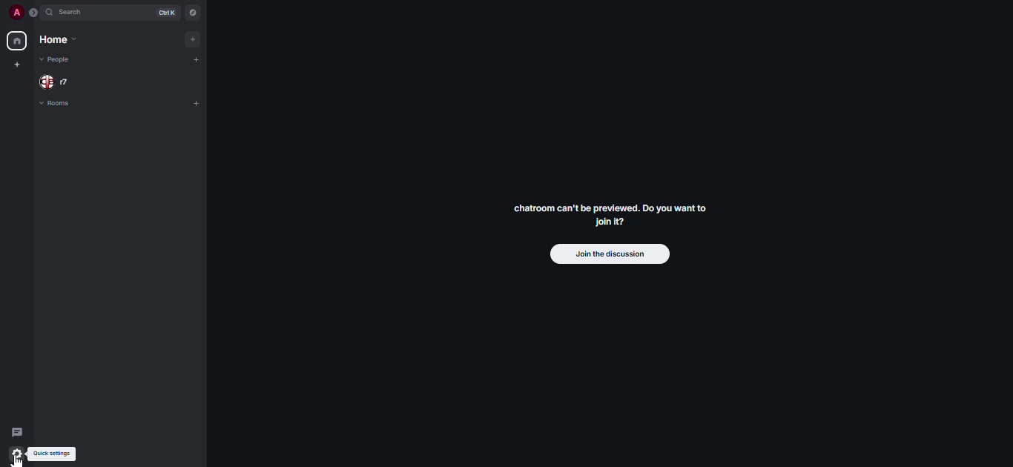  What do you see at coordinates (194, 103) in the screenshot?
I see `add` at bounding box center [194, 103].